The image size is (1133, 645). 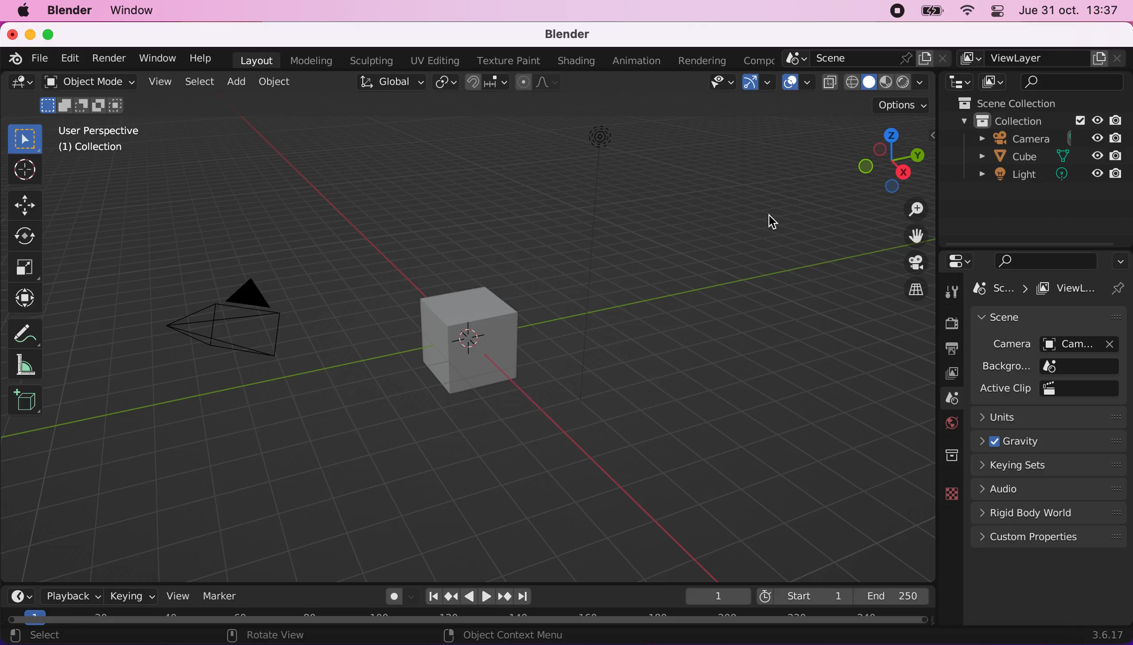 I want to click on zoom in/out, so click(x=910, y=209).